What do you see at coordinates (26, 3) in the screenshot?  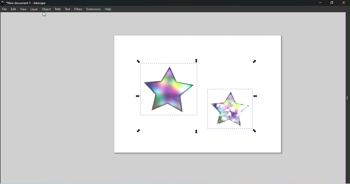 I see `File name` at bounding box center [26, 3].